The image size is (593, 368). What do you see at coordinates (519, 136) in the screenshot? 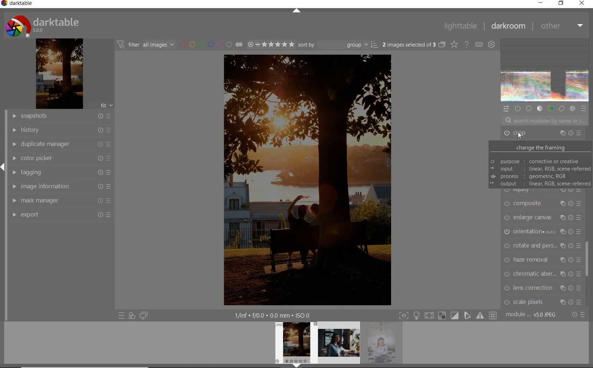
I see `CURSOR` at bounding box center [519, 136].